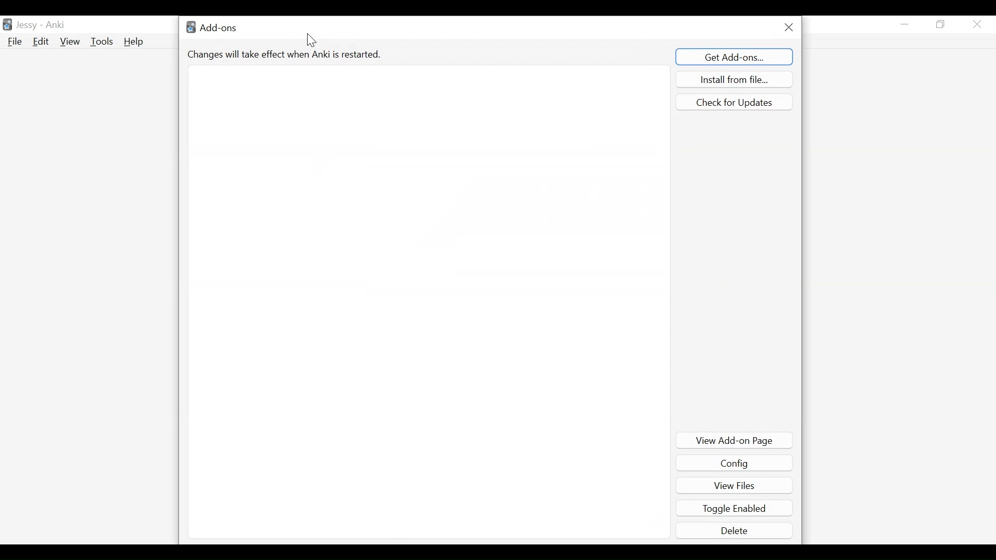 This screenshot has width=996, height=560. I want to click on Delete, so click(736, 530).